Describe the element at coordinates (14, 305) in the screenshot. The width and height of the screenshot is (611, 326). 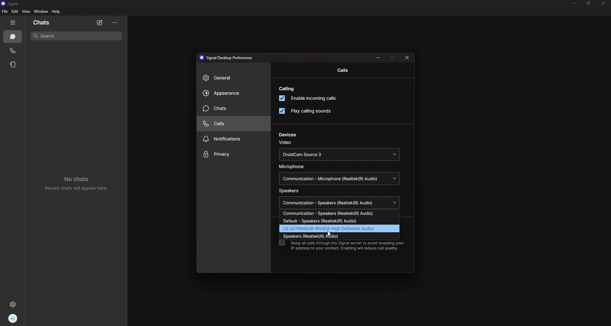
I see `settings` at that location.